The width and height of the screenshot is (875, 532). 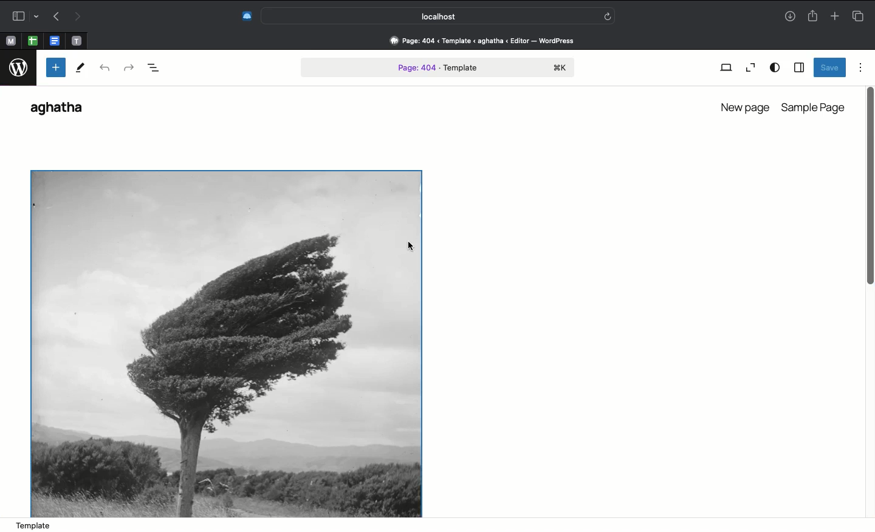 I want to click on open tab, so click(x=10, y=41).